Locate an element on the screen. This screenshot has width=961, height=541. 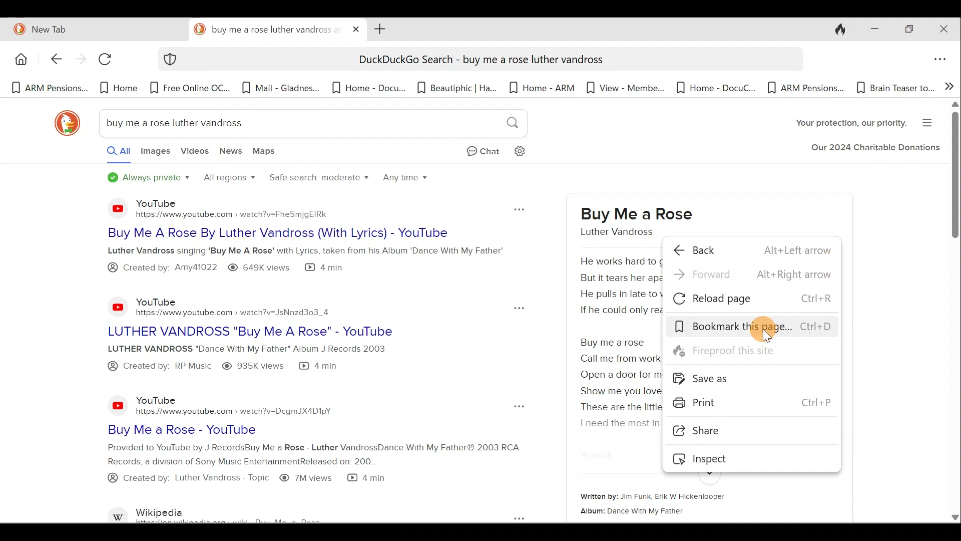
Provided to YouTube by J RecordsBuy Me a Rose - Luther VandrossDance With My Father® 2003 RCA
Records, a division of Sony Music EntertainmentReleased on: 200.
@ Created by: Luther Vandross - Topic ® 7Mviews (& 4 min is located at coordinates (286, 469).